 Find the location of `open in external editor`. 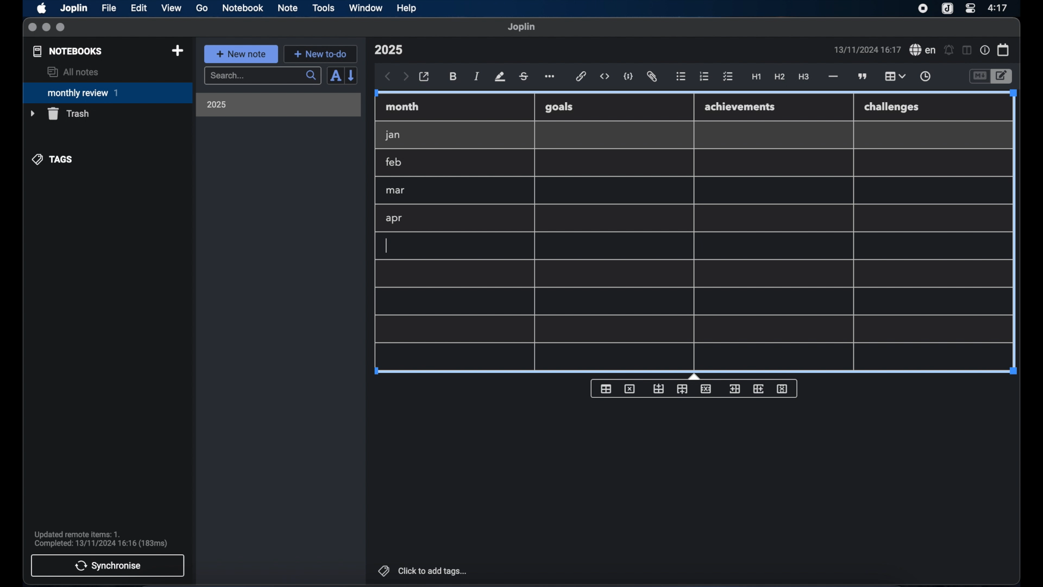

open in external editor is located at coordinates (425, 77).